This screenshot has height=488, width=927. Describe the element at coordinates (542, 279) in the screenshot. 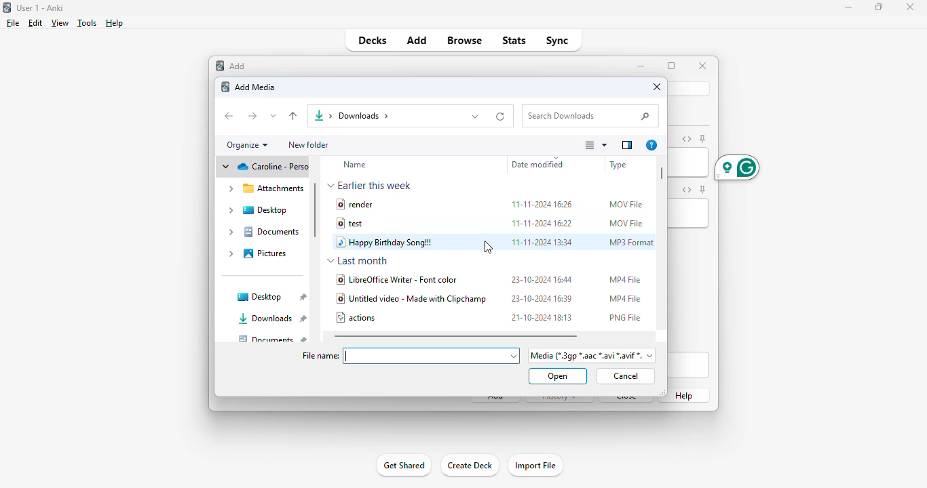

I see `23-10-2024` at that location.